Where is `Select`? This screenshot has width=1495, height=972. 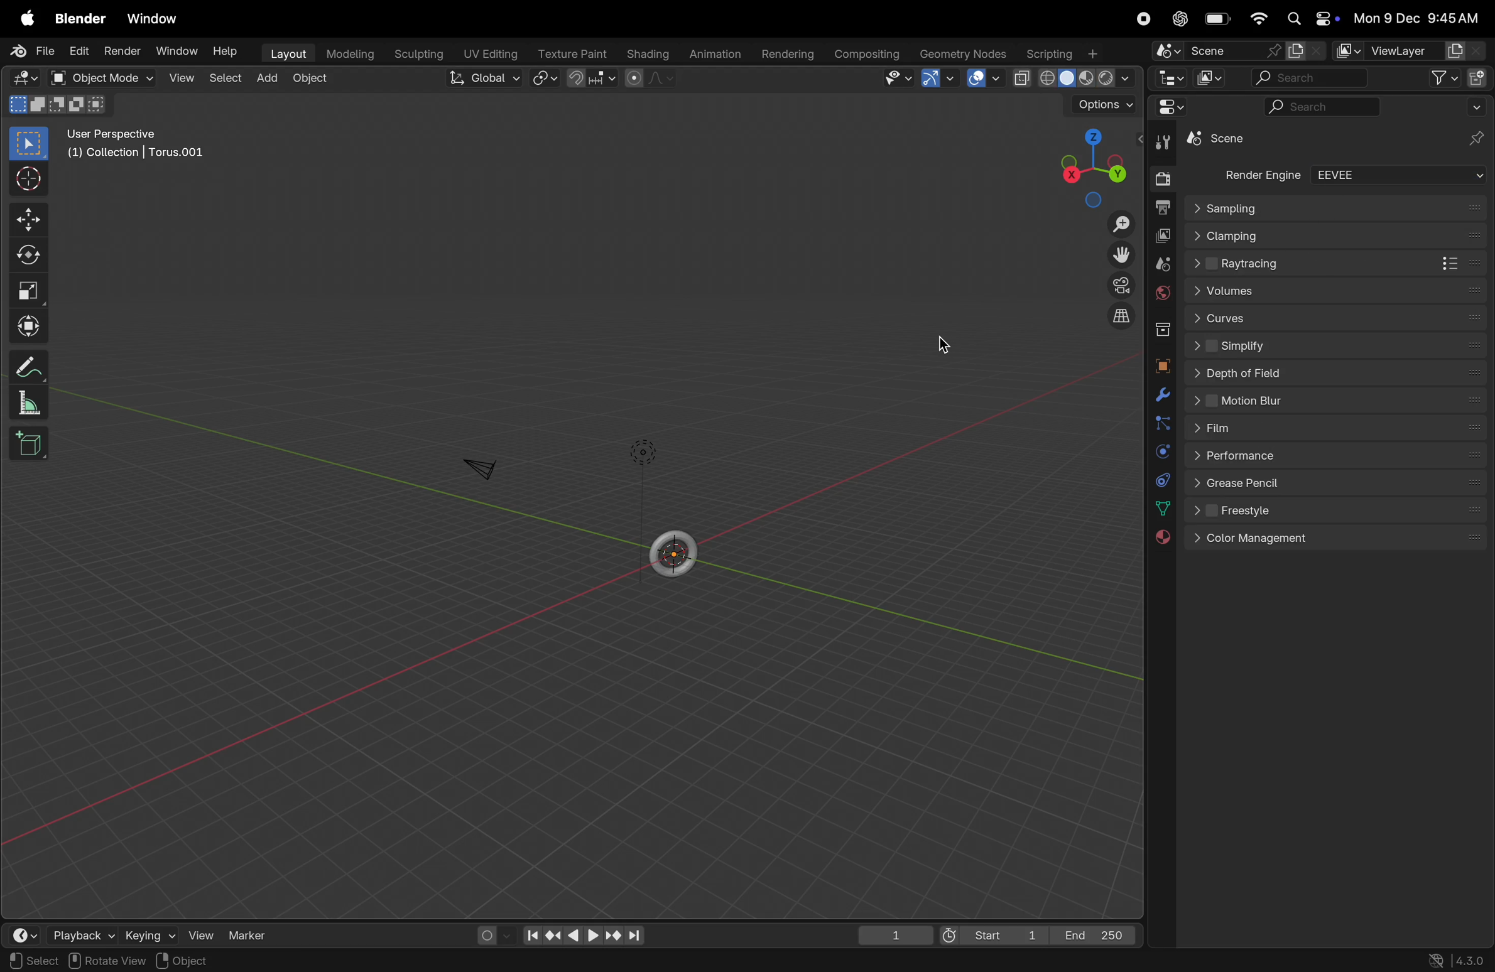
Select is located at coordinates (33, 962).